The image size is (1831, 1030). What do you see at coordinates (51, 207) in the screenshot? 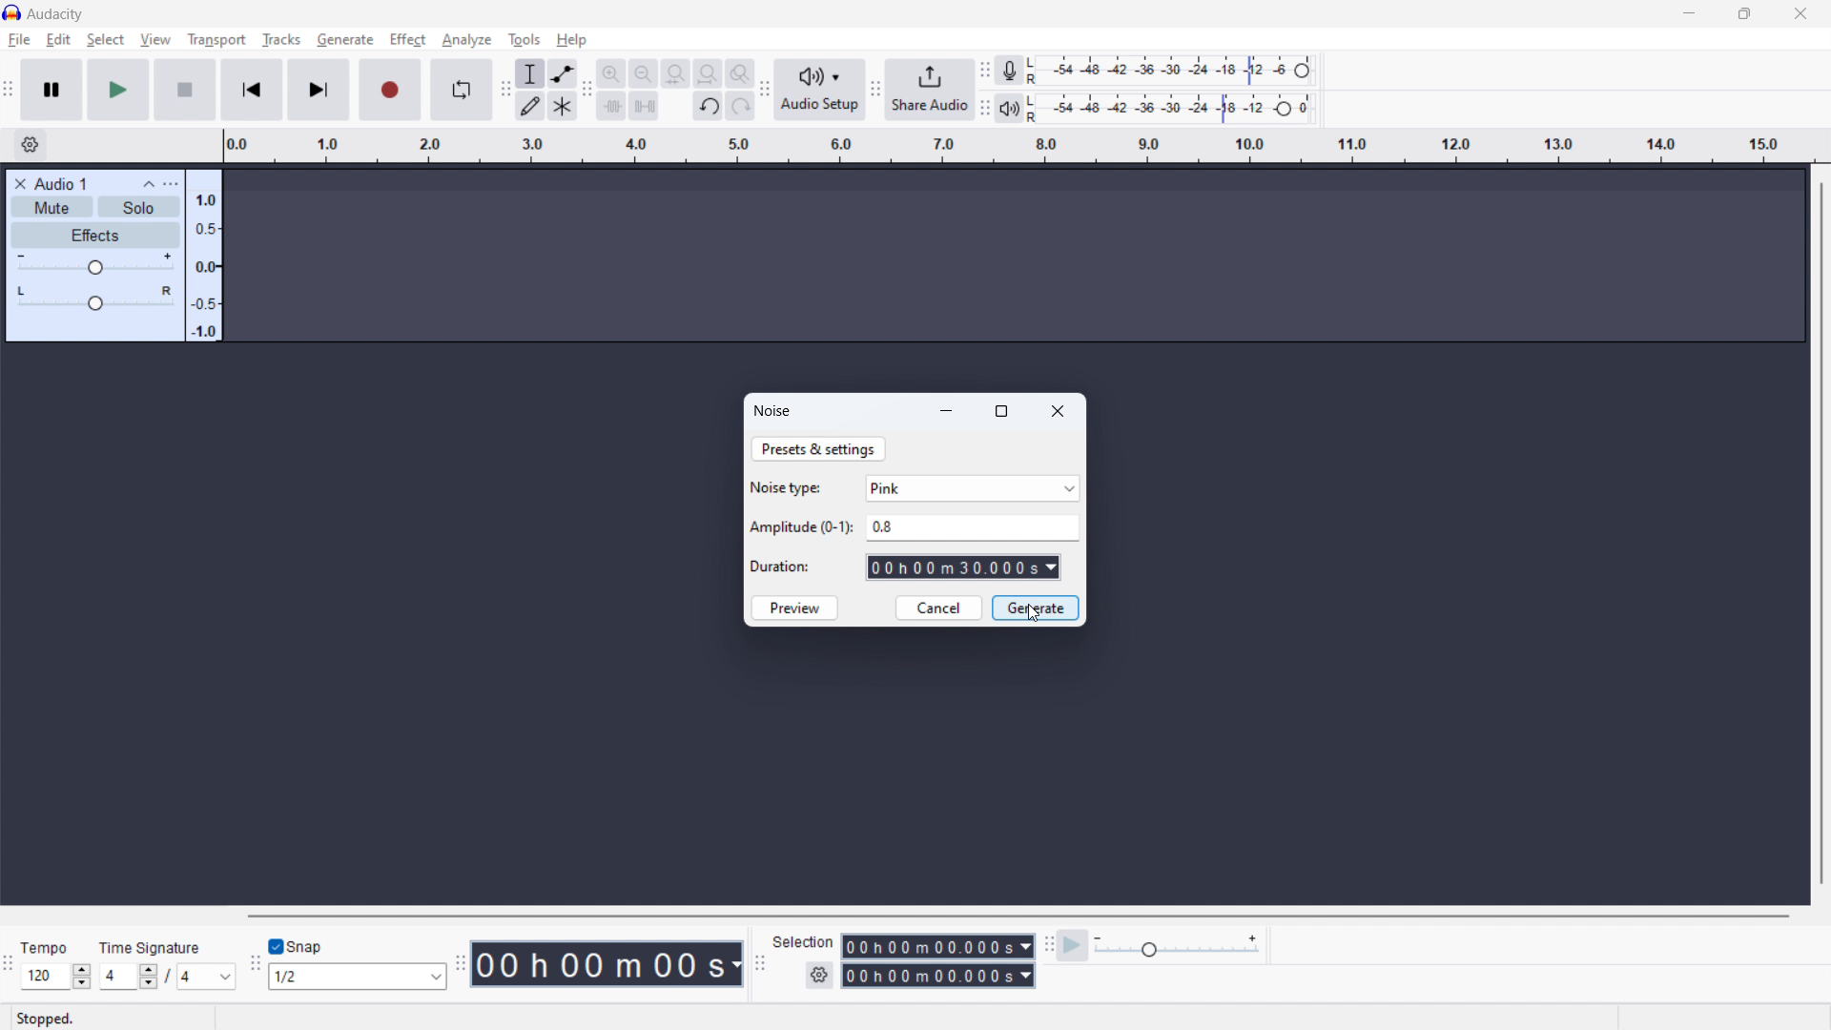
I see `mute` at bounding box center [51, 207].